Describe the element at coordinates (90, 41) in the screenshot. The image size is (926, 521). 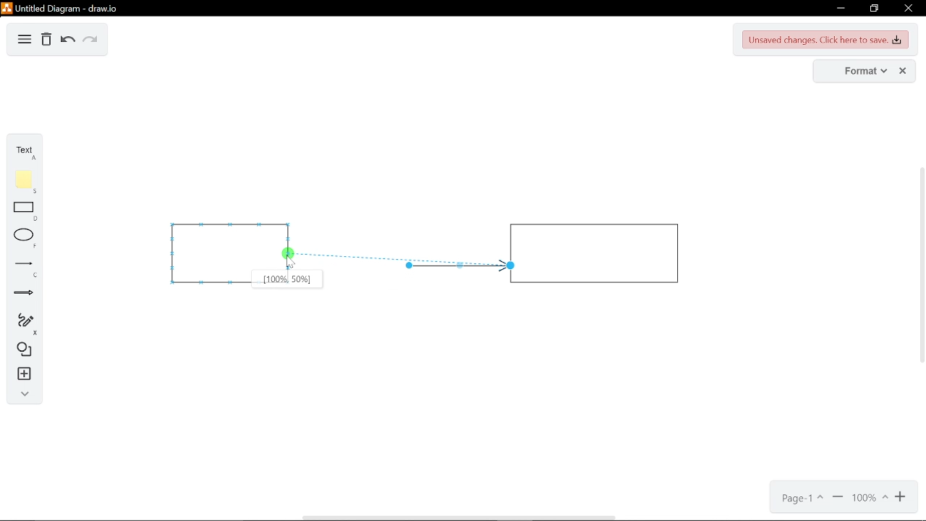
I see `redo` at that location.